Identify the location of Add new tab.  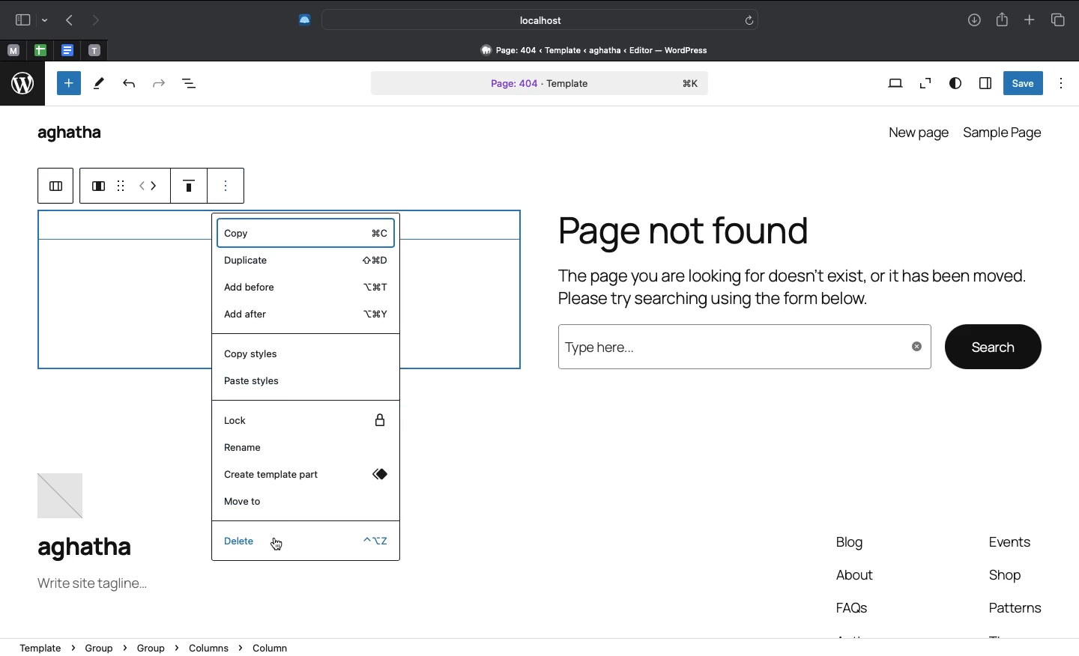
(1029, 17).